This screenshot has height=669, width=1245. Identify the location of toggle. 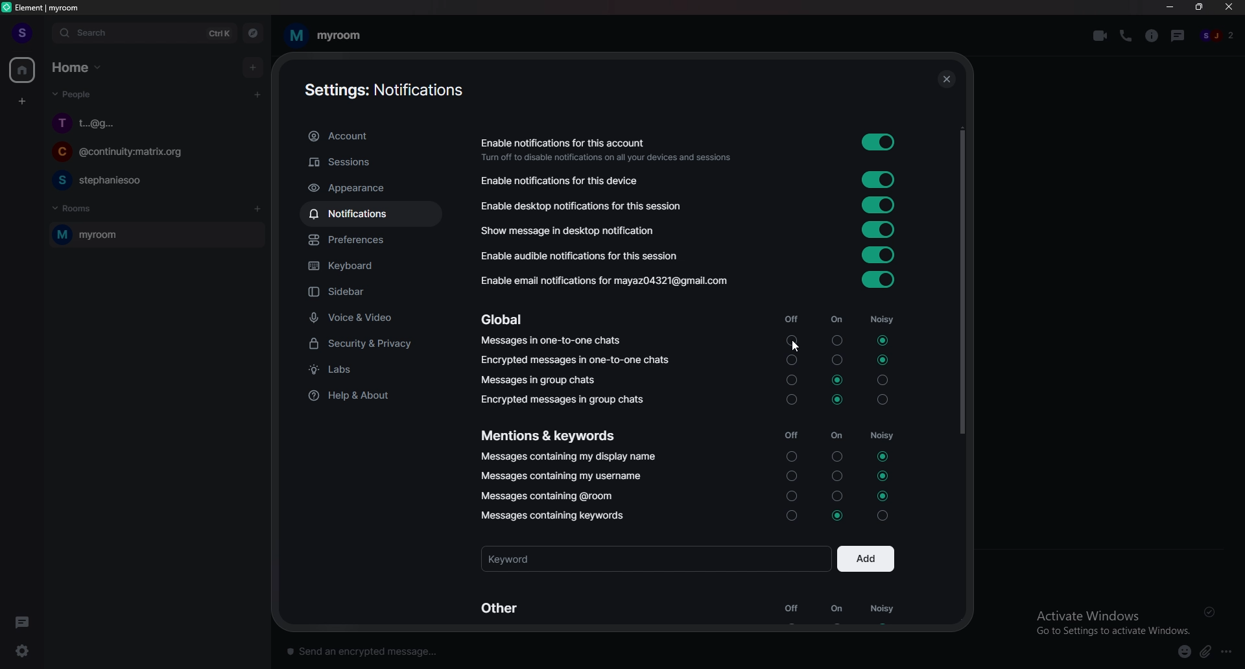
(879, 141).